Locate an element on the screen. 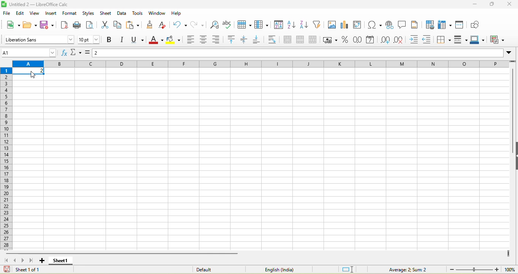 The image size is (518, 274). format as date is located at coordinates (372, 40).